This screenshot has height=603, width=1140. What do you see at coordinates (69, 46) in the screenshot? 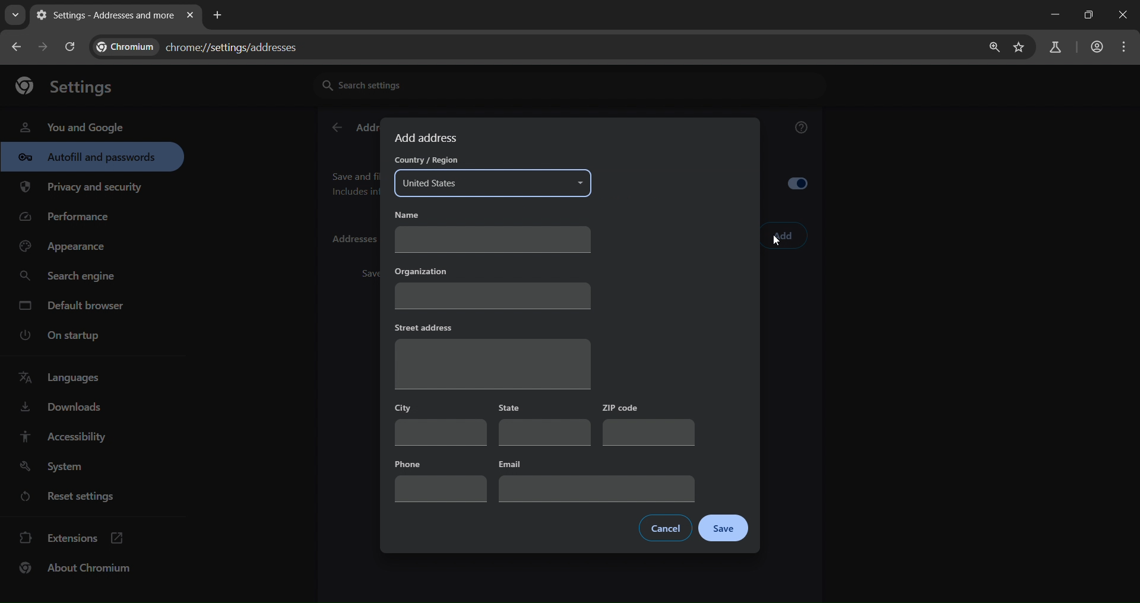
I see `reload` at bounding box center [69, 46].